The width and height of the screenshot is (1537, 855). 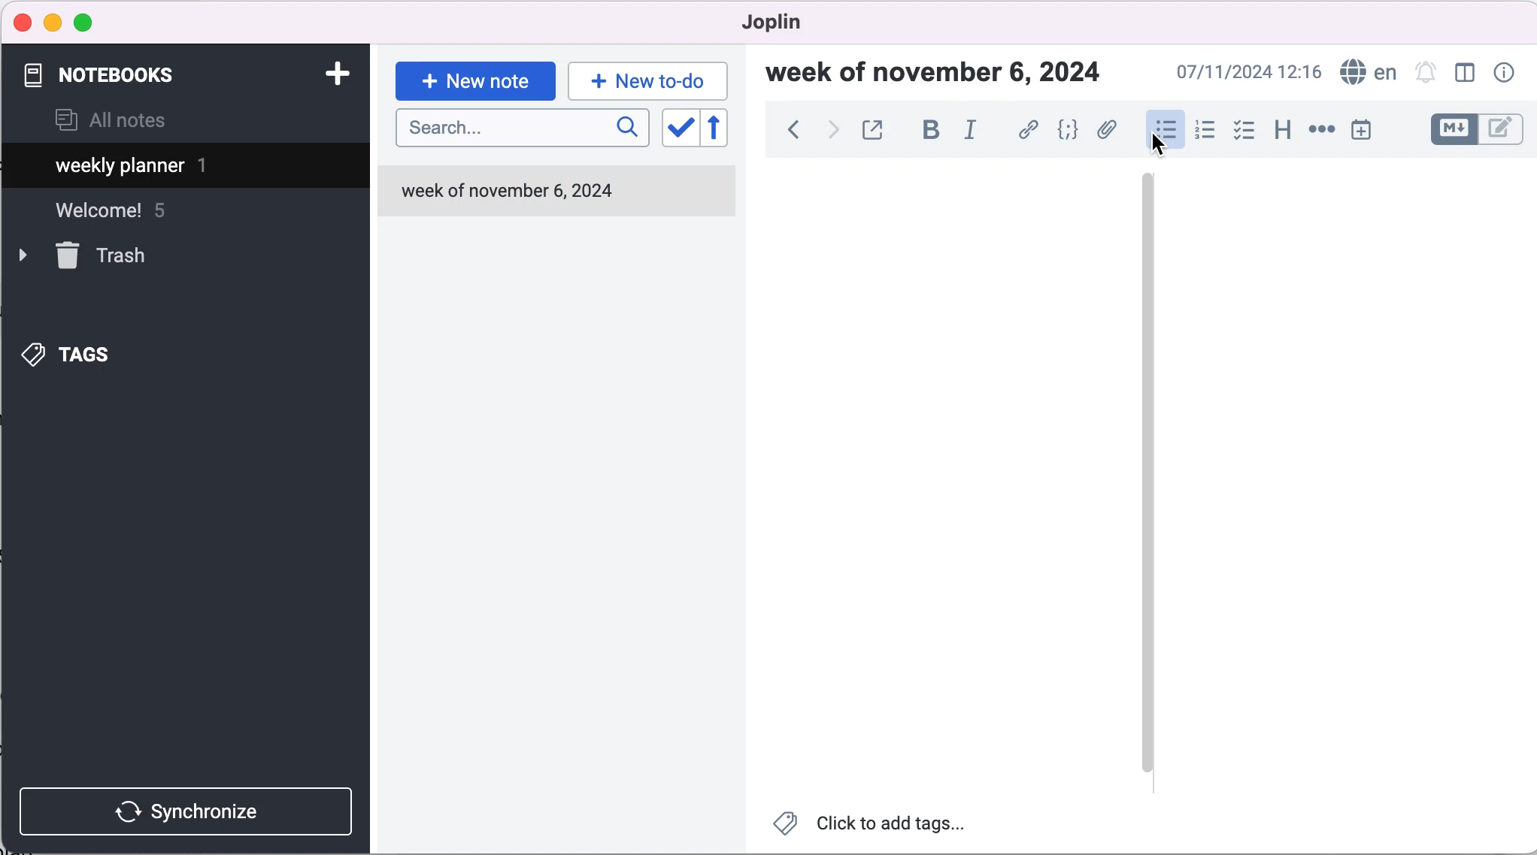 I want to click on vertical slider, so click(x=1148, y=475).